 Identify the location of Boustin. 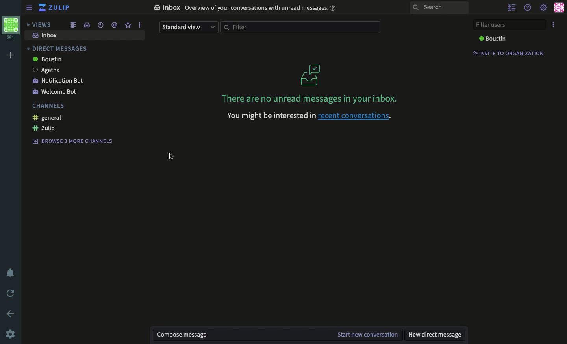
(494, 39).